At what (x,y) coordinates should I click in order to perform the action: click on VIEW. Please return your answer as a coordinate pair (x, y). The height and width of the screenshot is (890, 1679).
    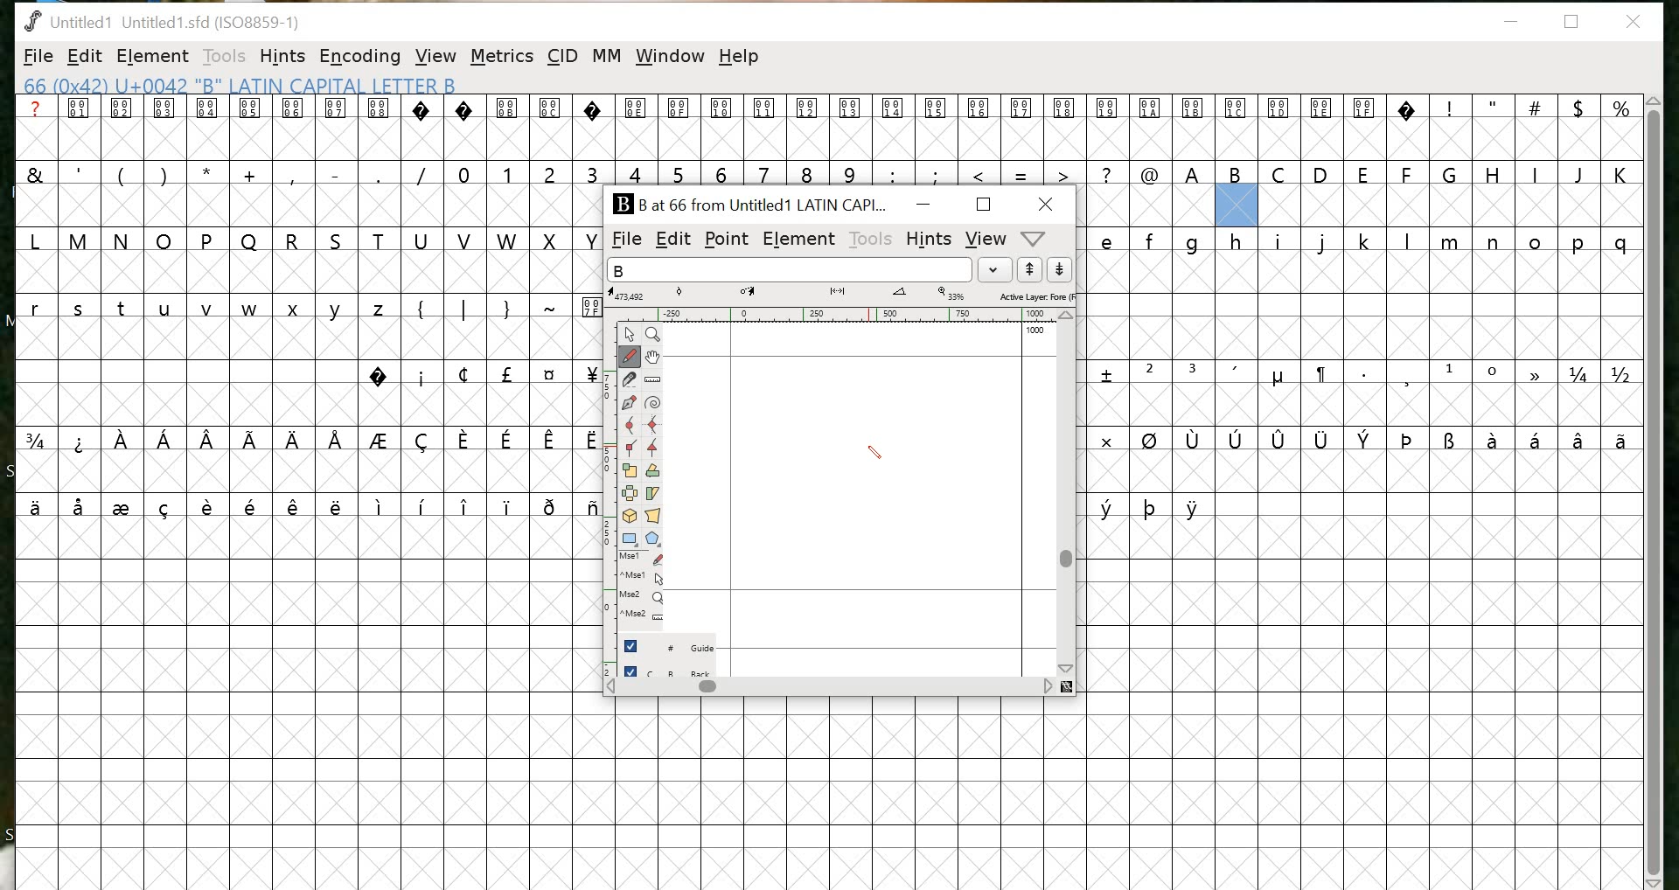
    Looking at the image, I should click on (986, 239).